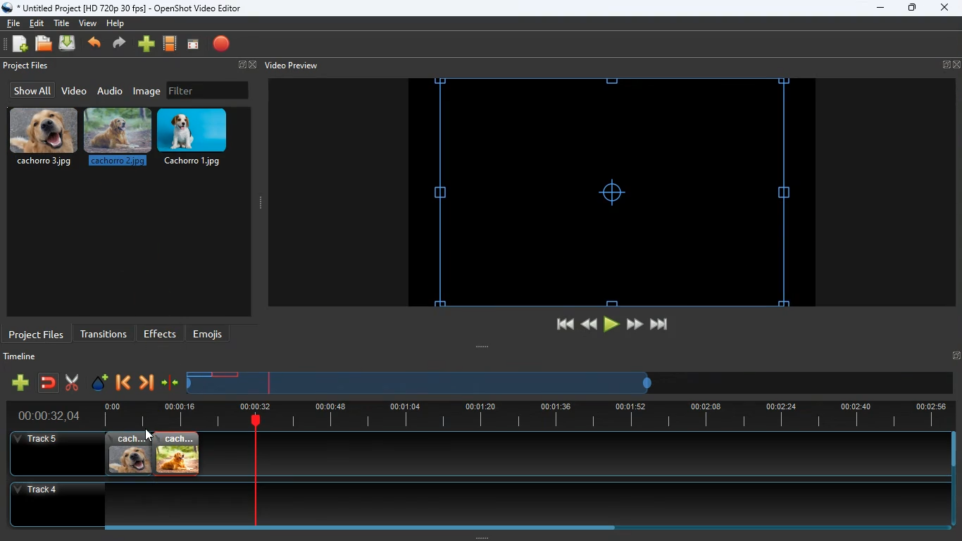 The width and height of the screenshot is (962, 541). I want to click on track, so click(467, 504).